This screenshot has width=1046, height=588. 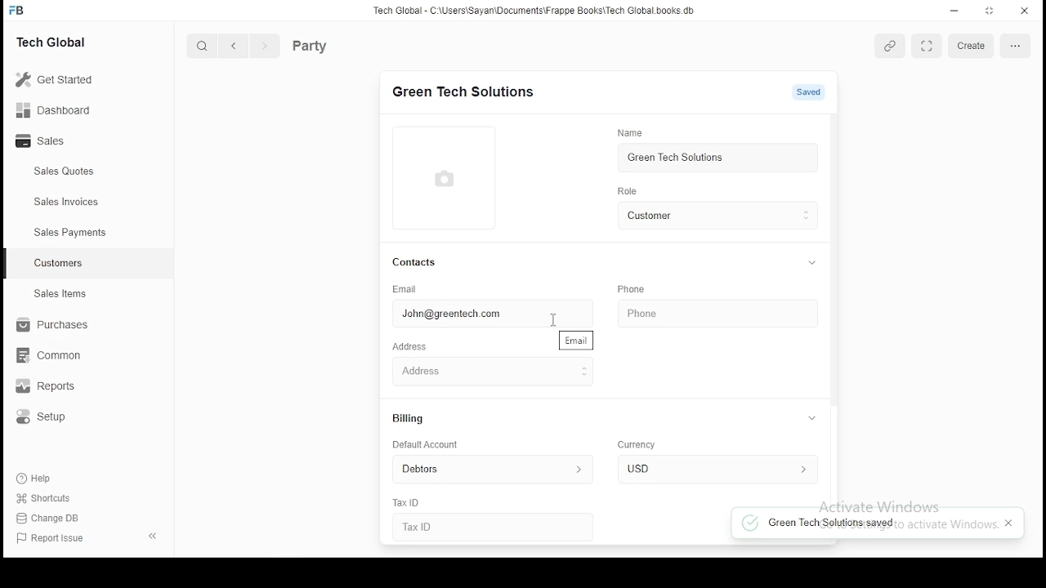 What do you see at coordinates (440, 527) in the screenshot?
I see `Tax ID` at bounding box center [440, 527].